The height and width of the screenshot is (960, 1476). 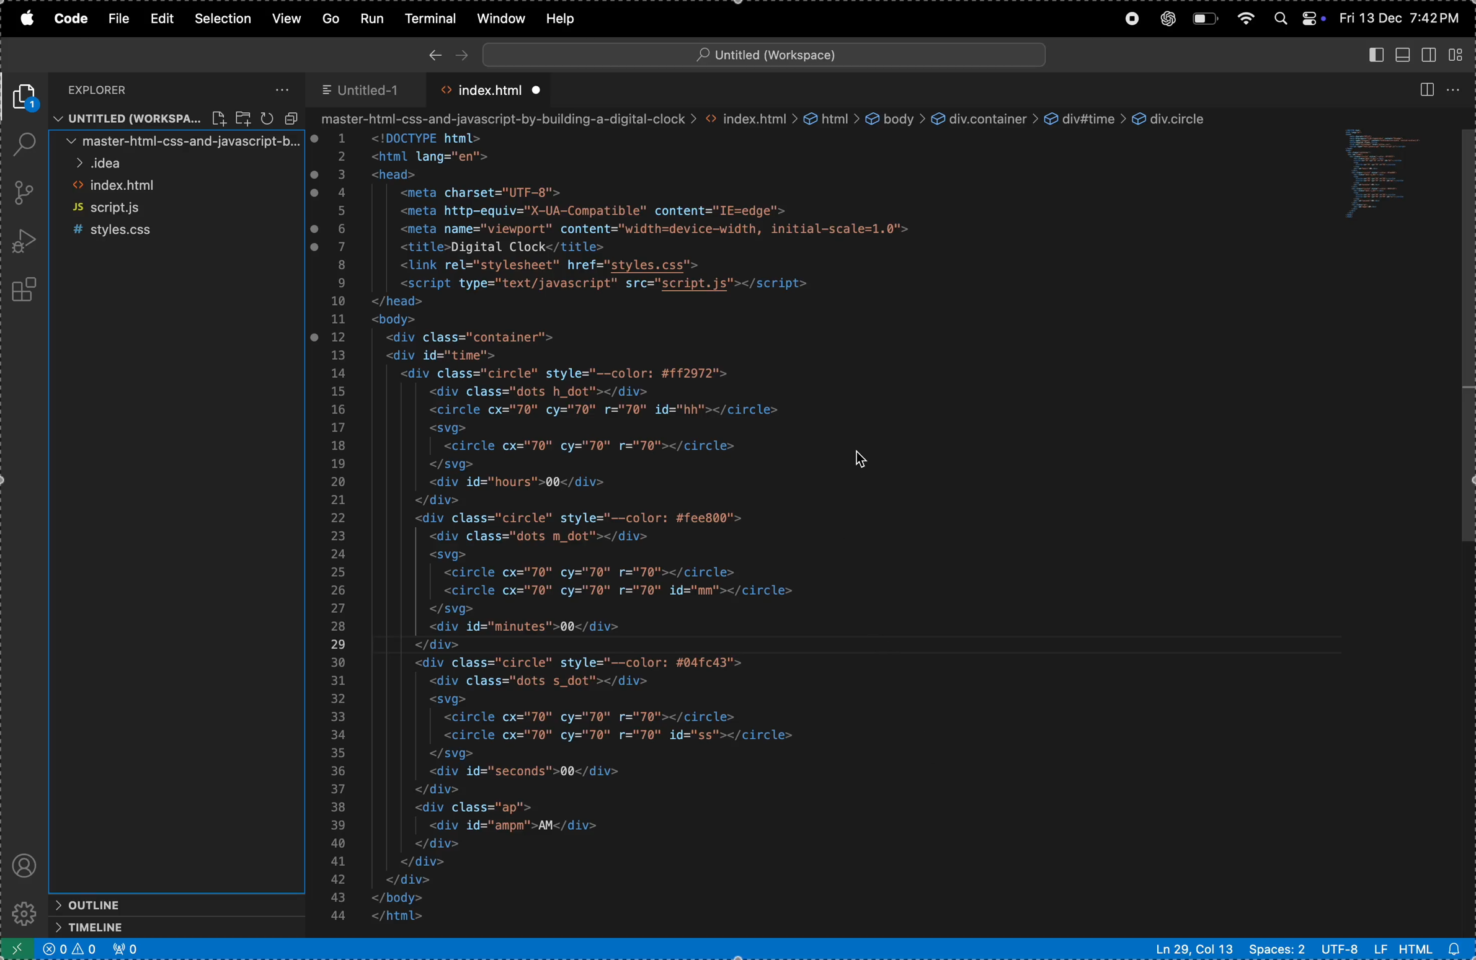 What do you see at coordinates (177, 141) in the screenshot?
I see `master html css java script` at bounding box center [177, 141].